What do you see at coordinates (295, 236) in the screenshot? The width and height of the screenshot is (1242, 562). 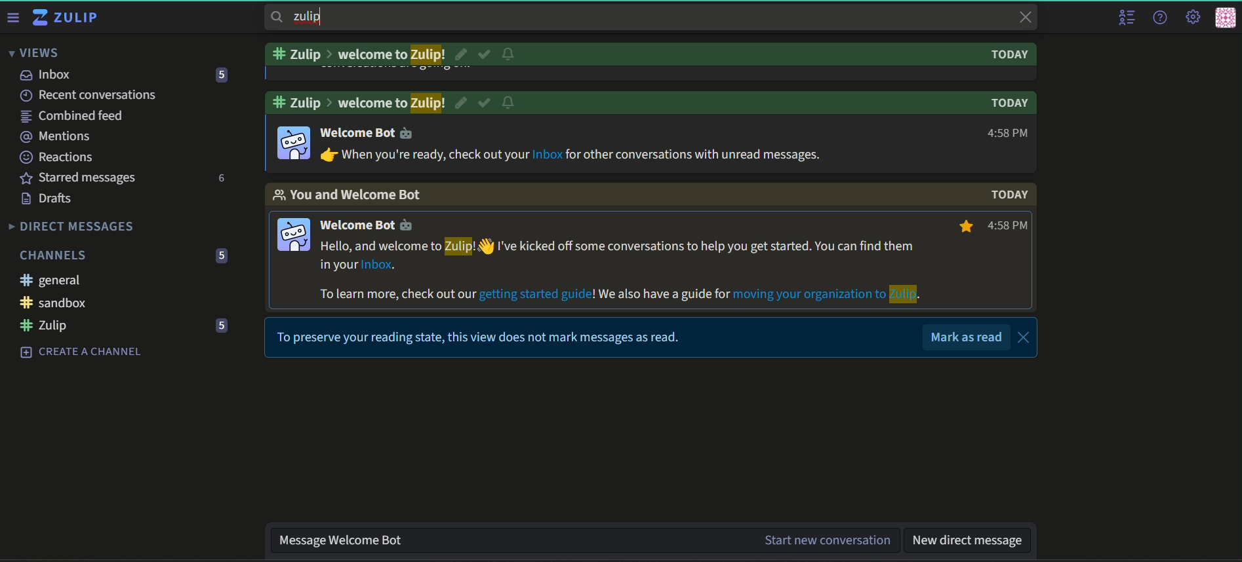 I see `image` at bounding box center [295, 236].